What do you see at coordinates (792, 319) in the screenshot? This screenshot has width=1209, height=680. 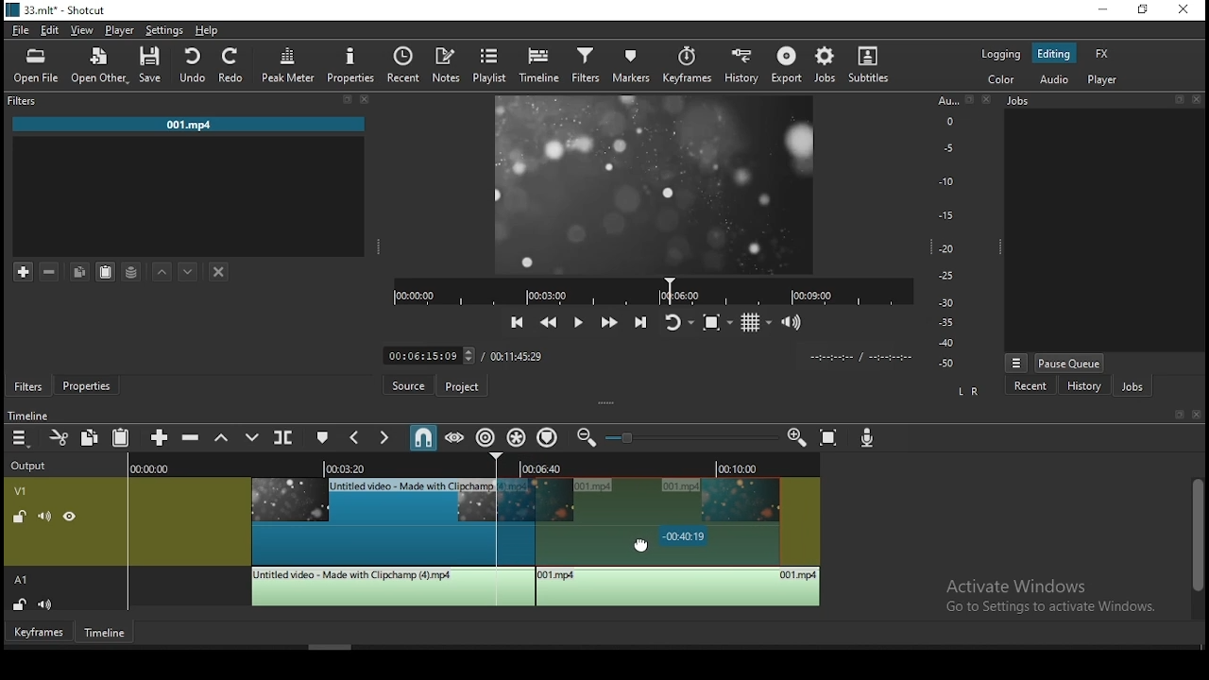 I see `show video volume control` at bounding box center [792, 319].